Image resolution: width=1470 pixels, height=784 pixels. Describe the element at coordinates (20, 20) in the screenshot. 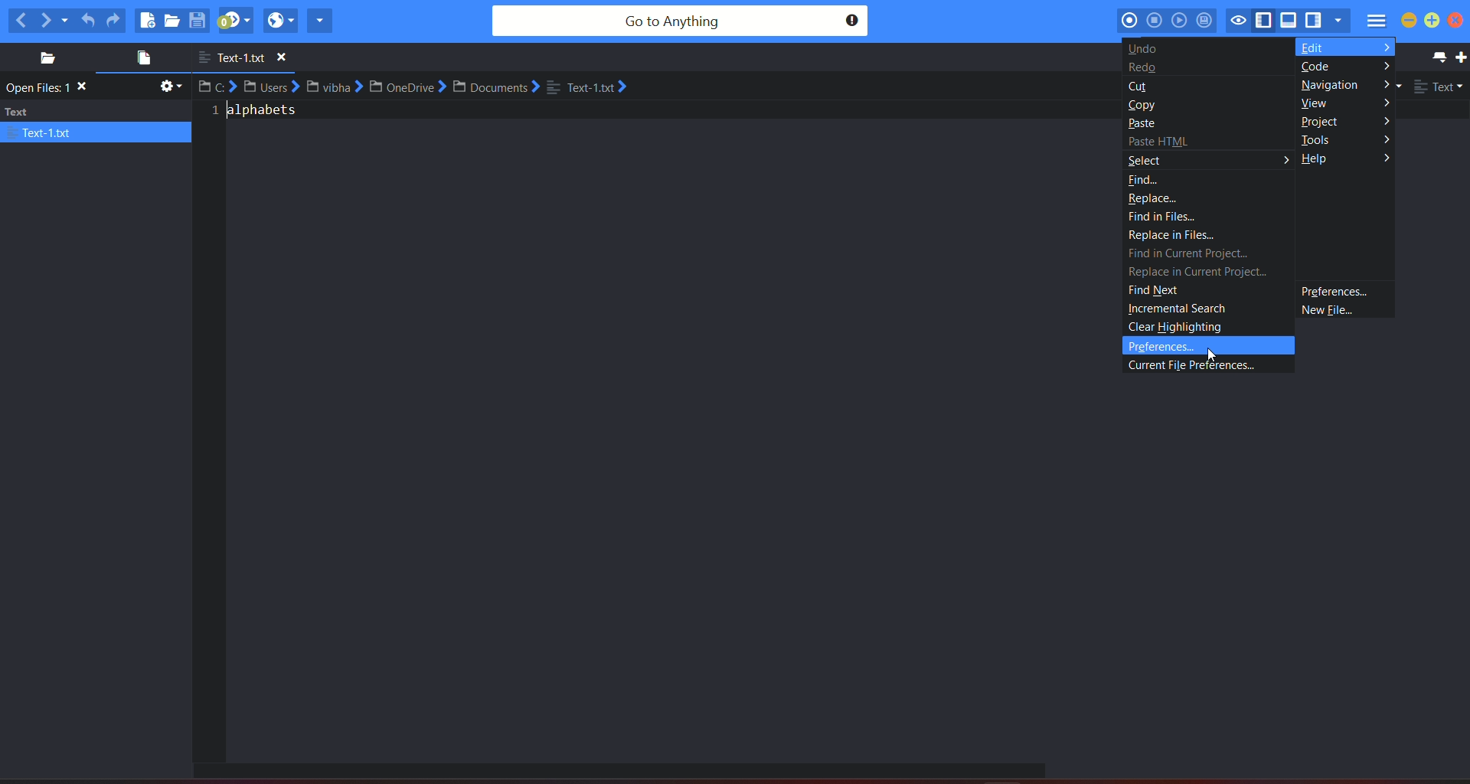

I see `previous` at that location.